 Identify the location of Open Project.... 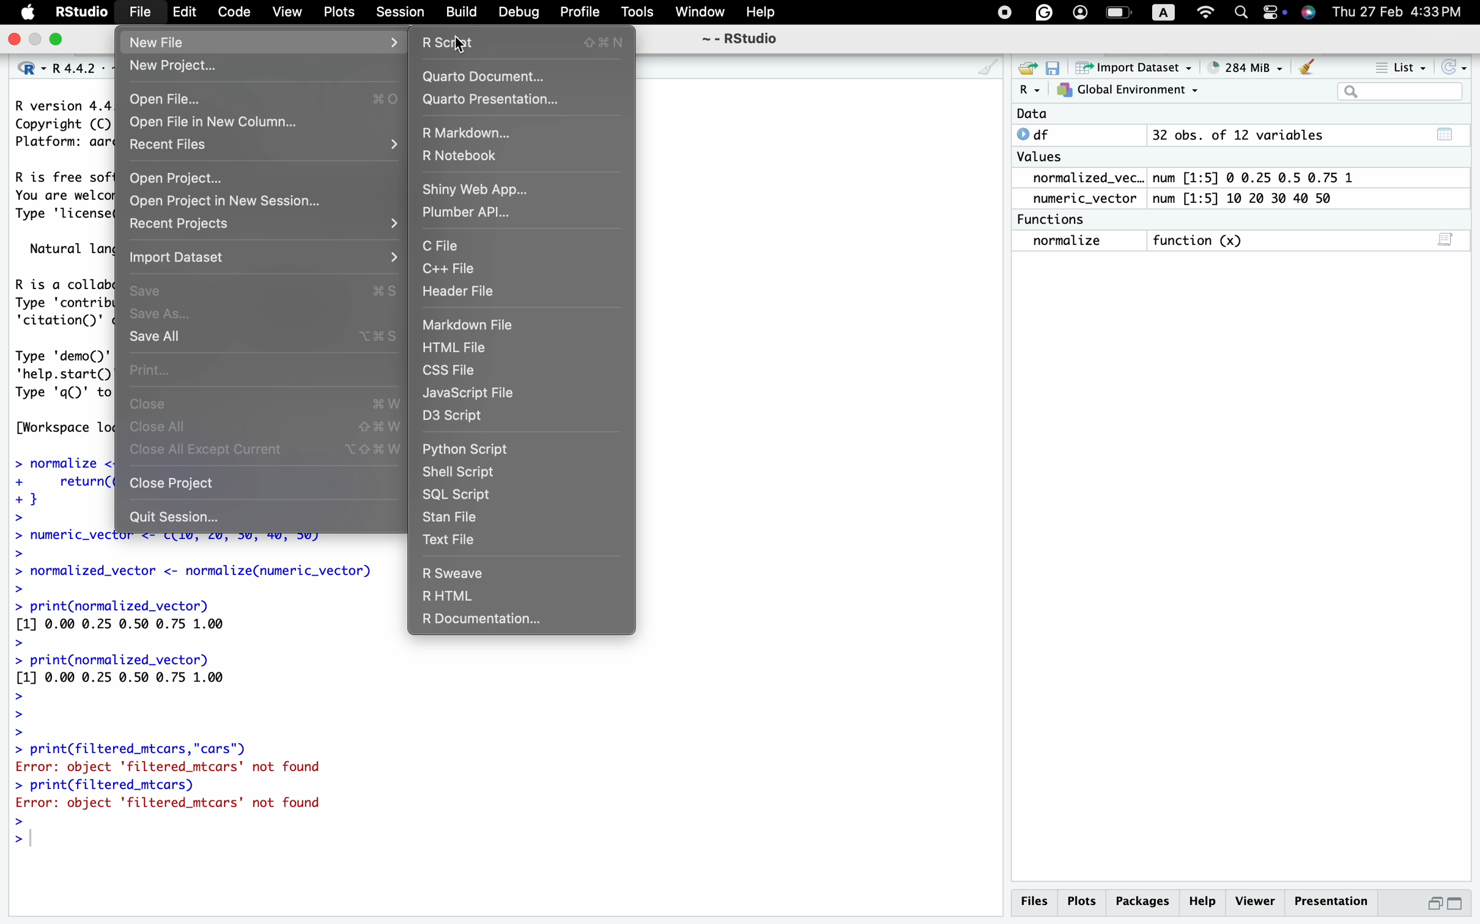
(179, 175).